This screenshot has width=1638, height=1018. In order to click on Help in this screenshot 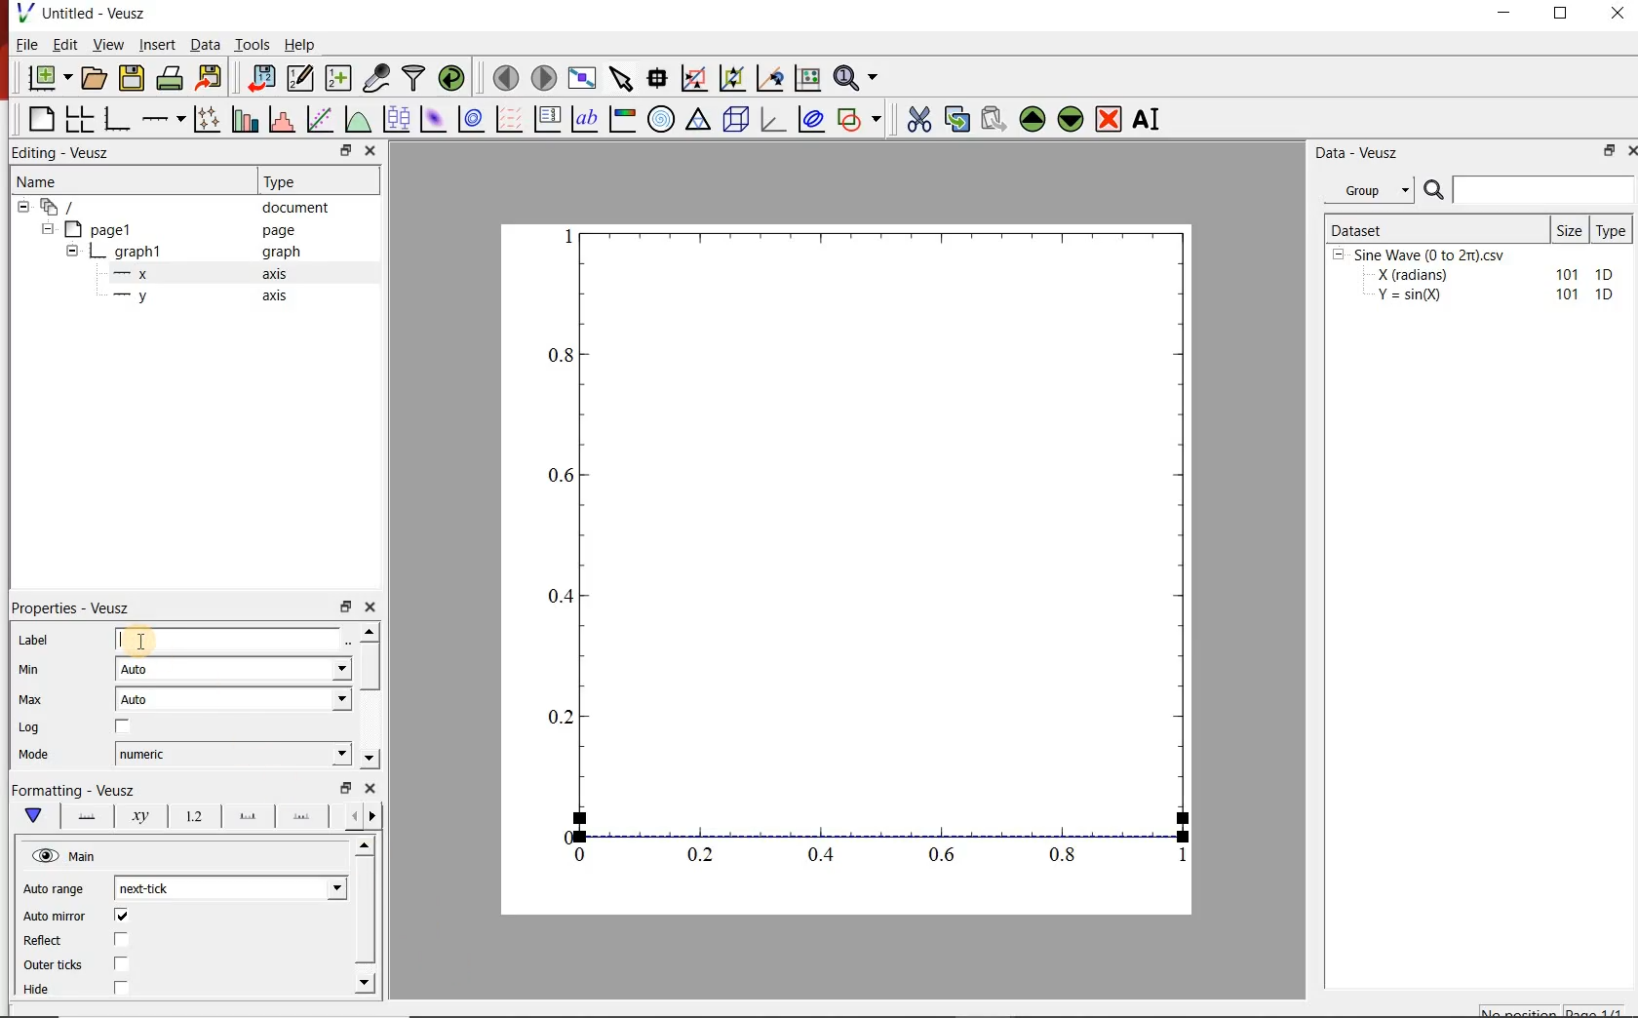, I will do `click(299, 45)`.